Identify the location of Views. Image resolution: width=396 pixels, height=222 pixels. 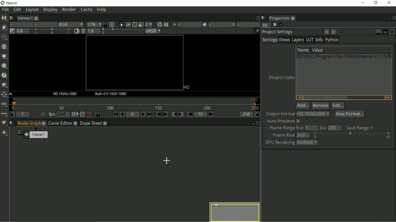
(285, 40).